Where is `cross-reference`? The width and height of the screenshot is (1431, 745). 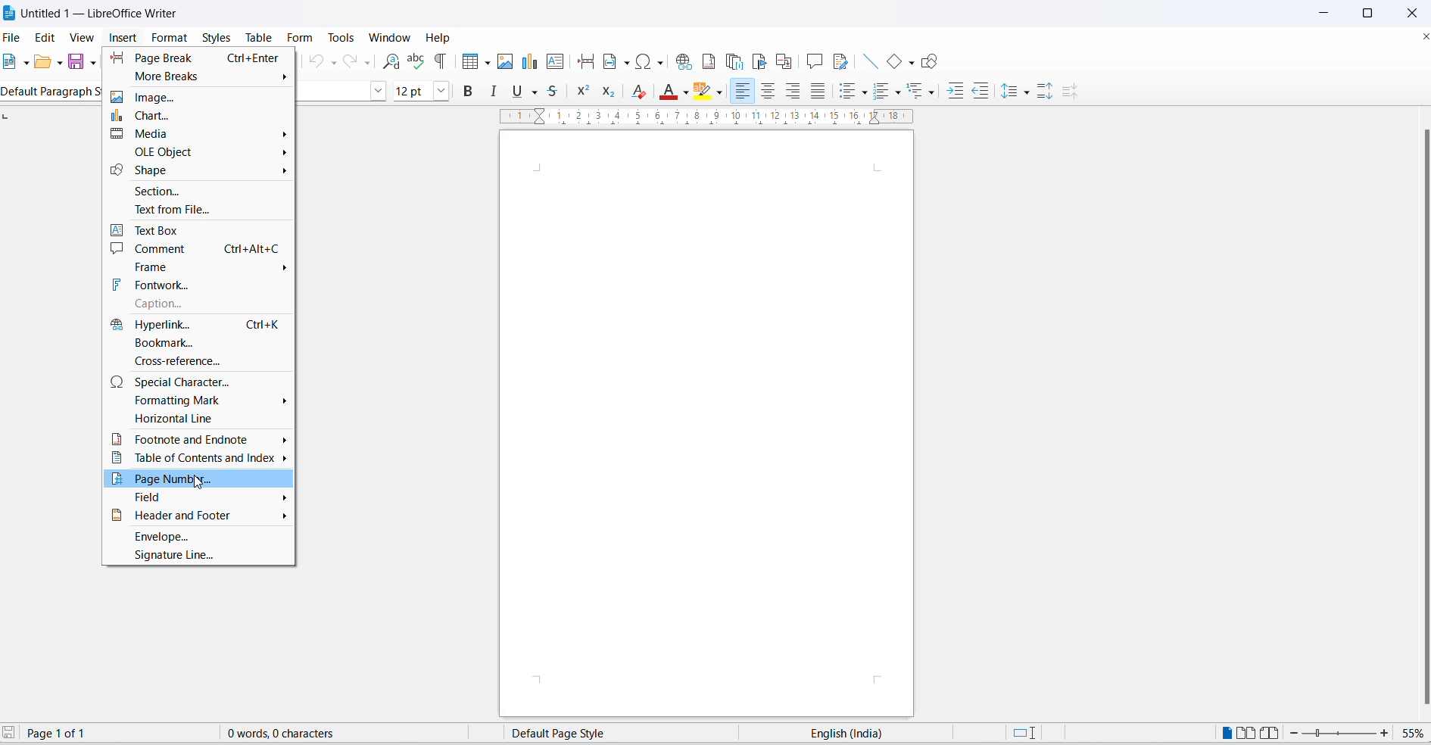 cross-reference is located at coordinates (200, 364).